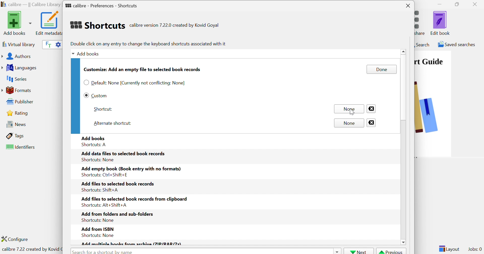 This screenshot has height=254, width=484. Describe the element at coordinates (404, 51) in the screenshot. I see `Scroll Up` at that location.